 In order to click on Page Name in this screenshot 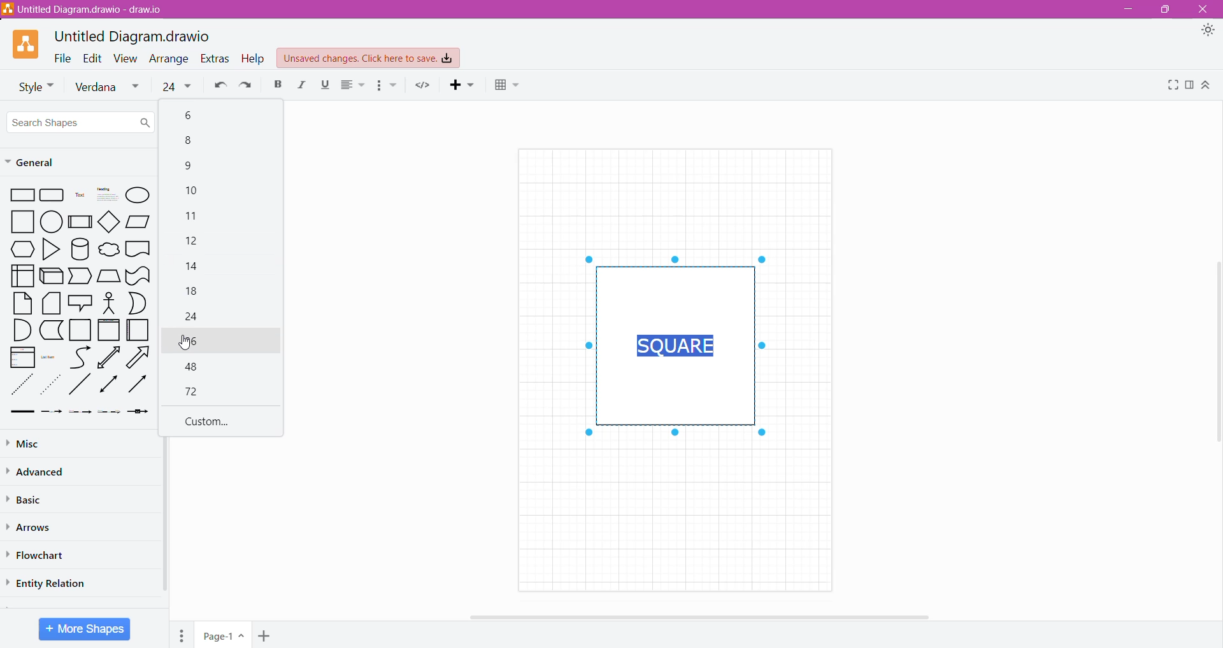, I will do `click(222, 637)`.